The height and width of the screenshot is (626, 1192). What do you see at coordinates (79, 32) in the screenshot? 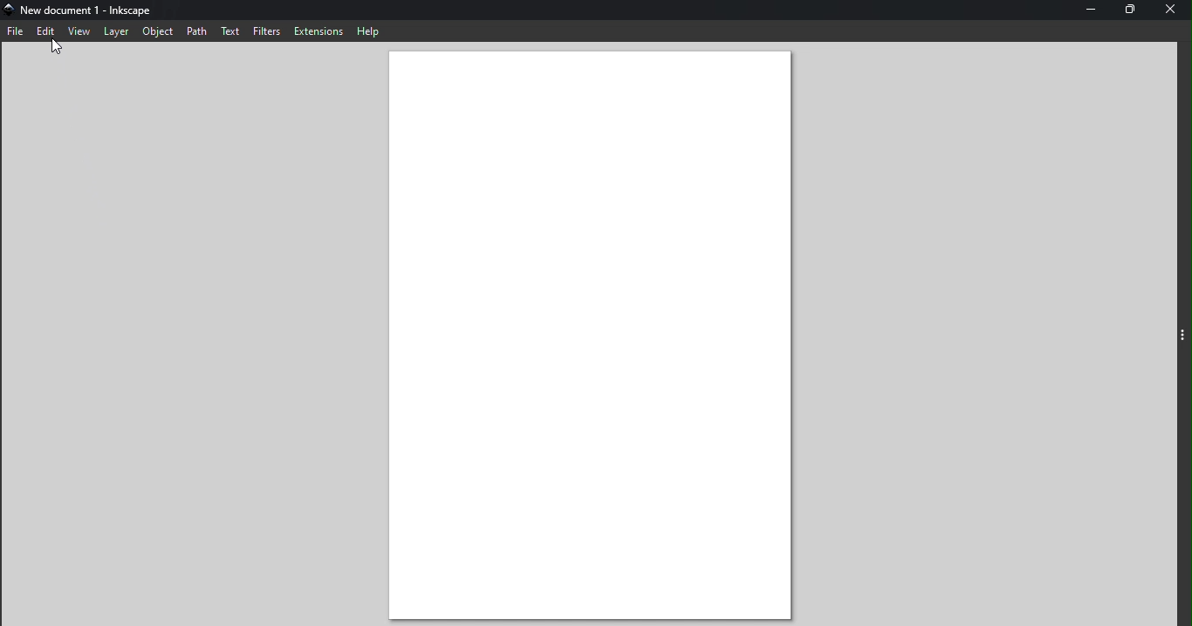
I see `View` at bounding box center [79, 32].